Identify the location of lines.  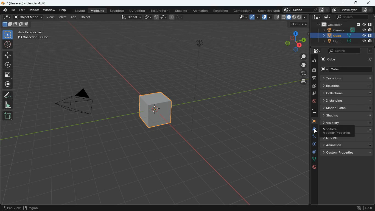
(312, 159).